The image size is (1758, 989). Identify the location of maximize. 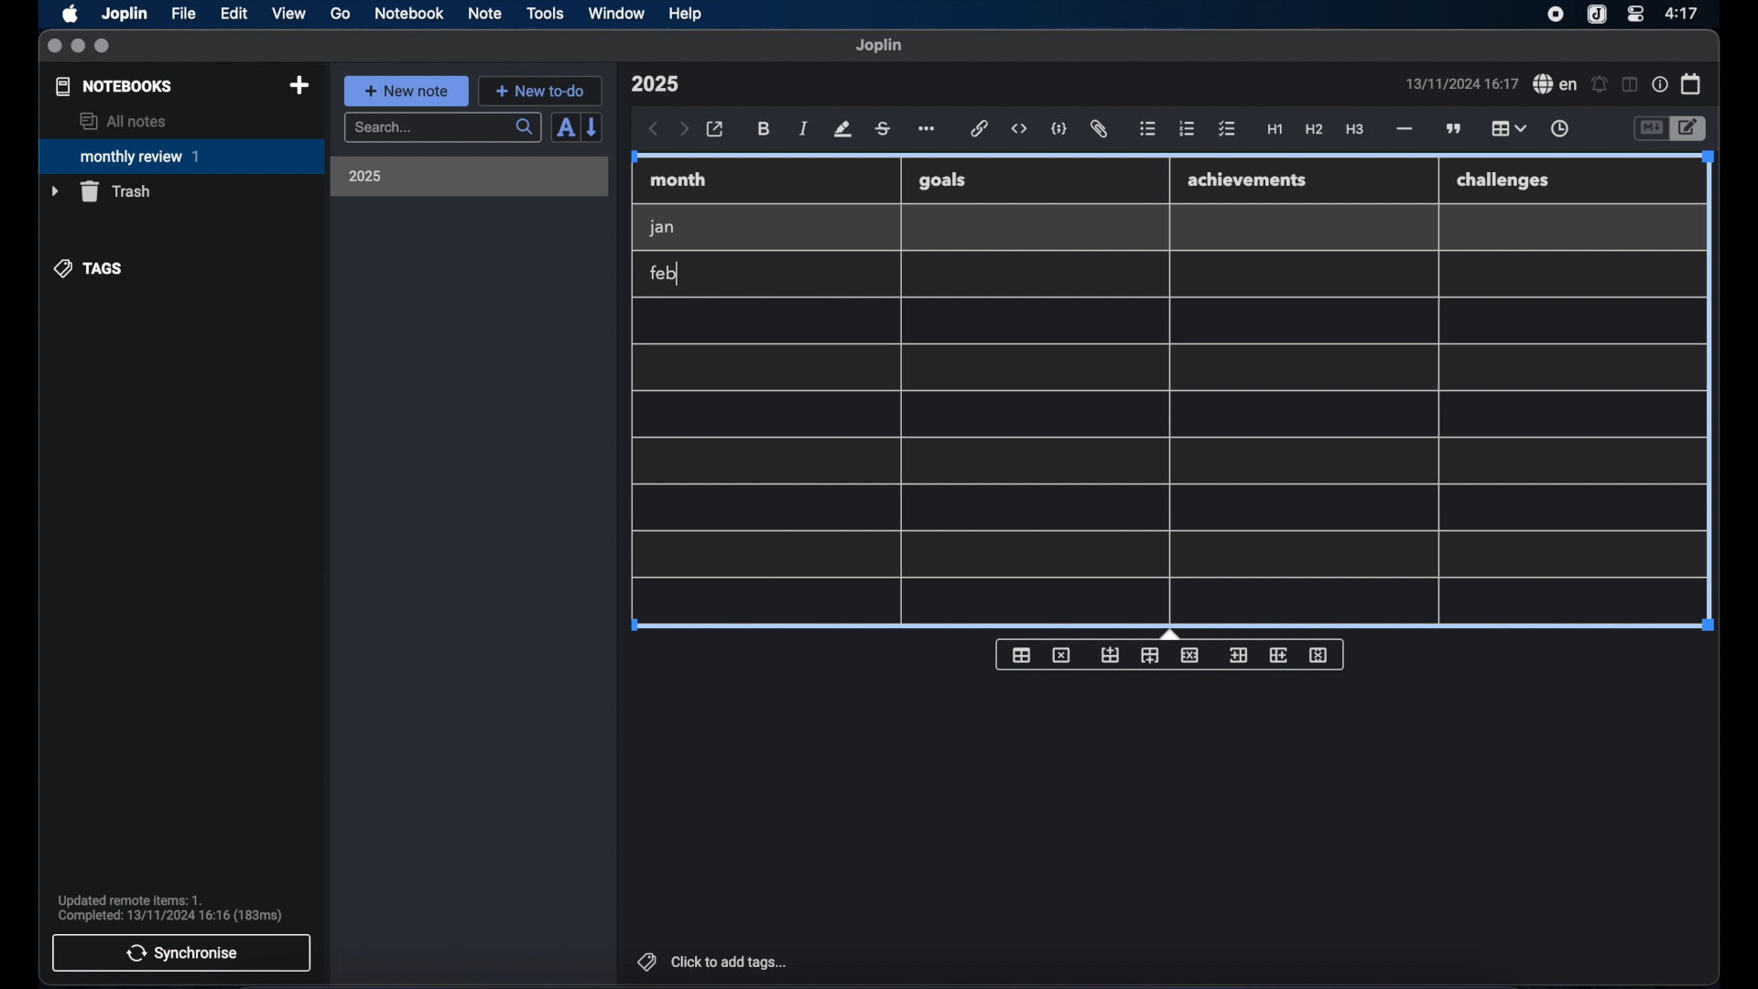
(103, 47).